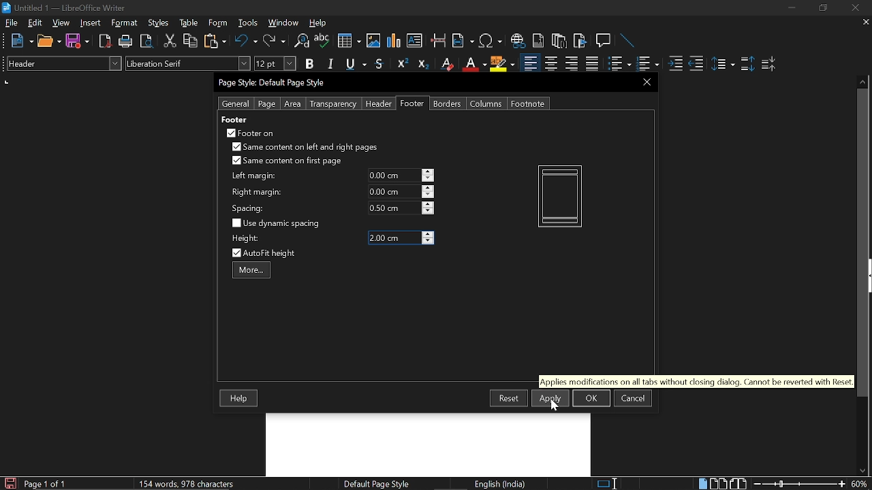 The image size is (872, 490). What do you see at coordinates (605, 41) in the screenshot?
I see `Insert comment` at bounding box center [605, 41].